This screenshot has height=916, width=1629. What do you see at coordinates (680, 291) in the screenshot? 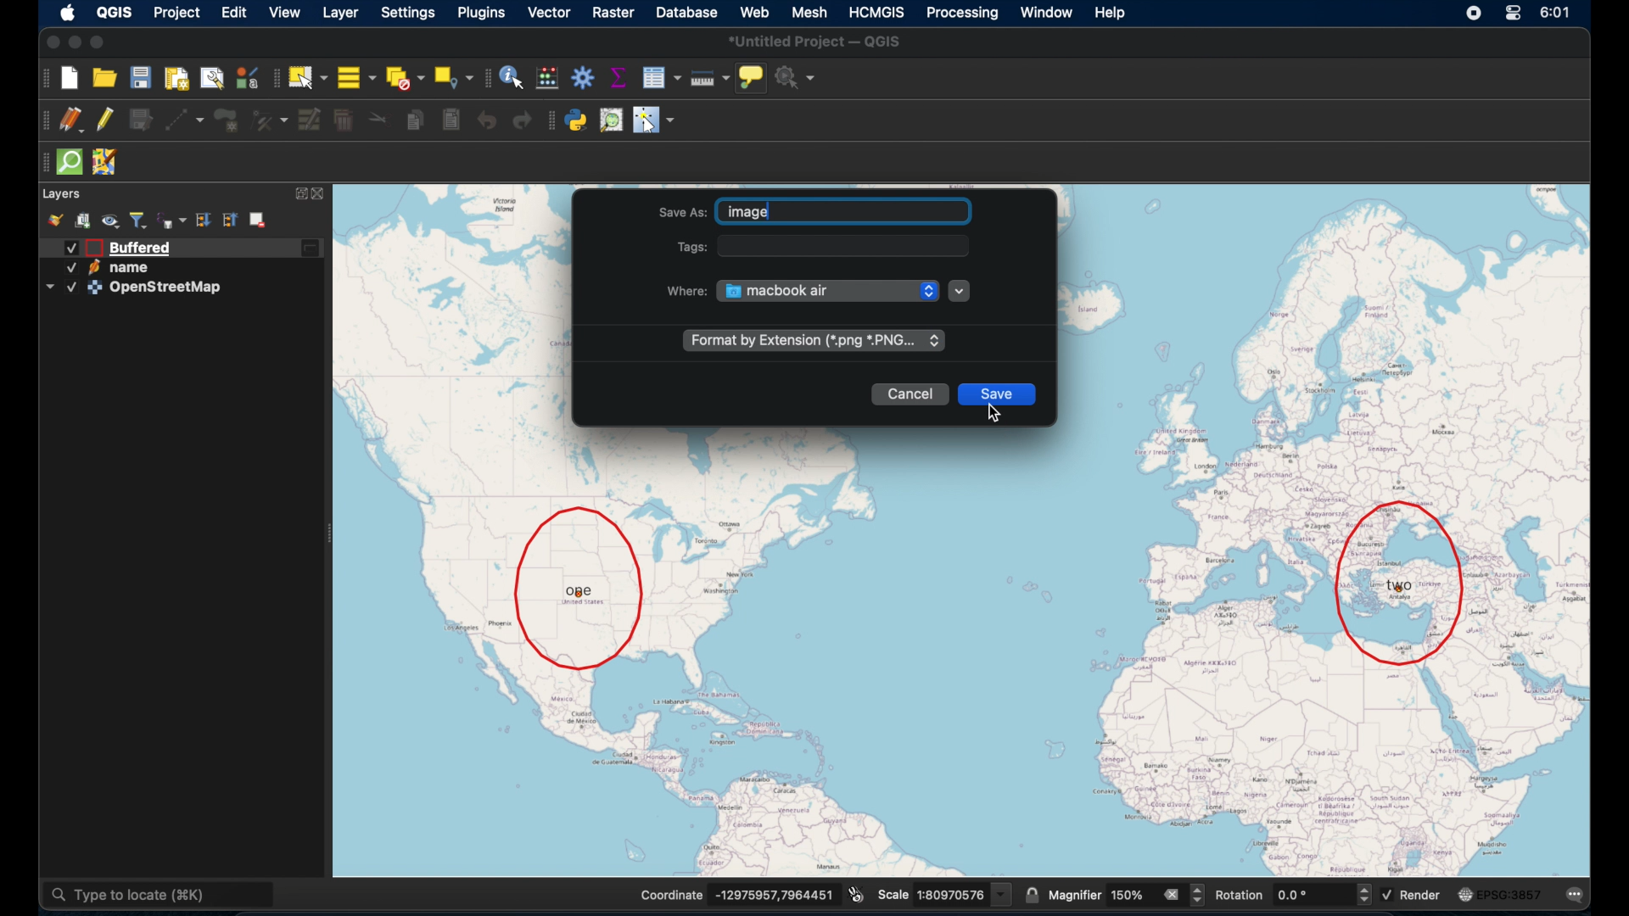
I see `where` at bounding box center [680, 291].